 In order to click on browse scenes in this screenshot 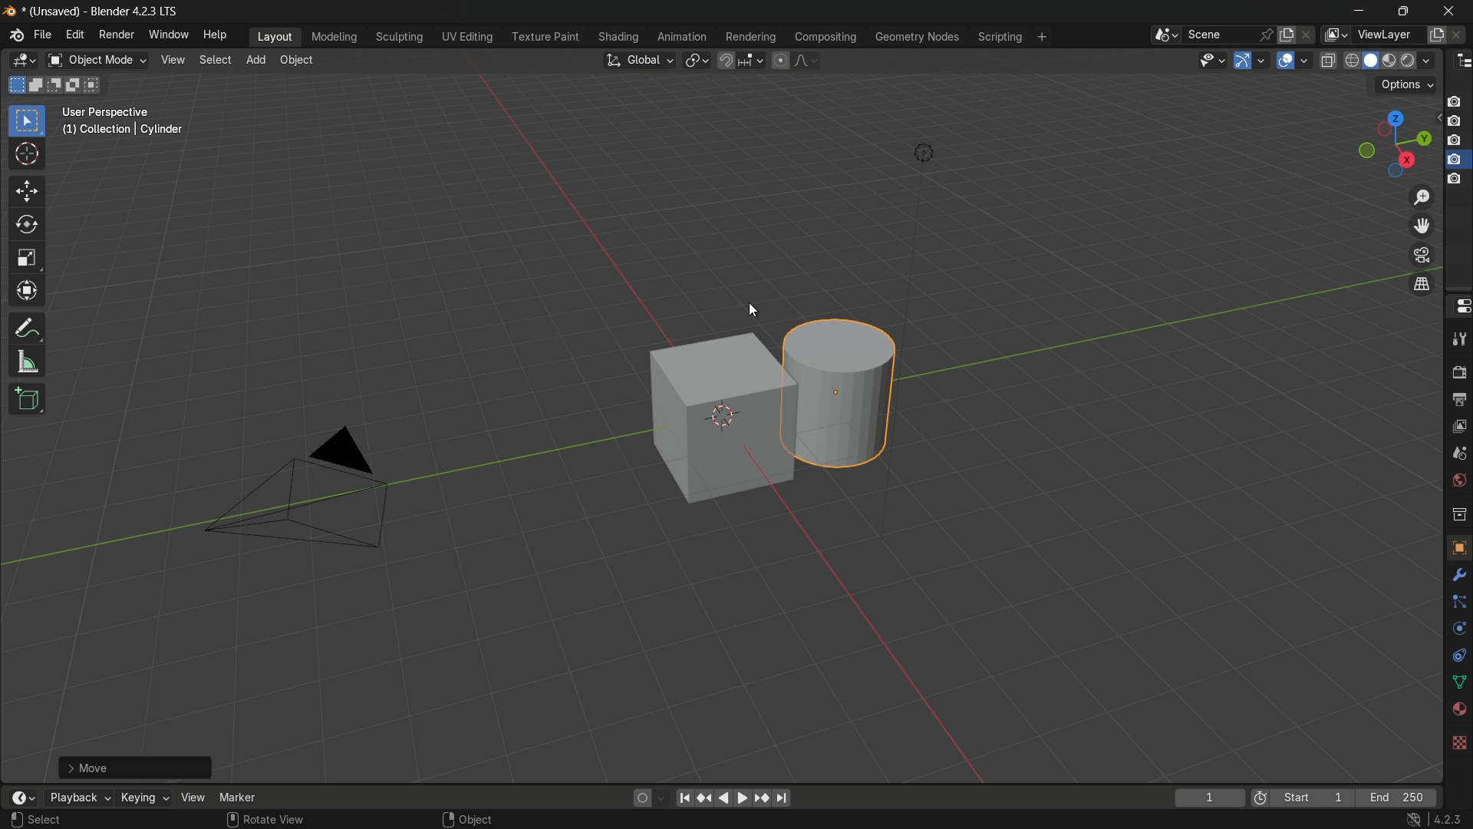, I will do `click(1165, 35)`.